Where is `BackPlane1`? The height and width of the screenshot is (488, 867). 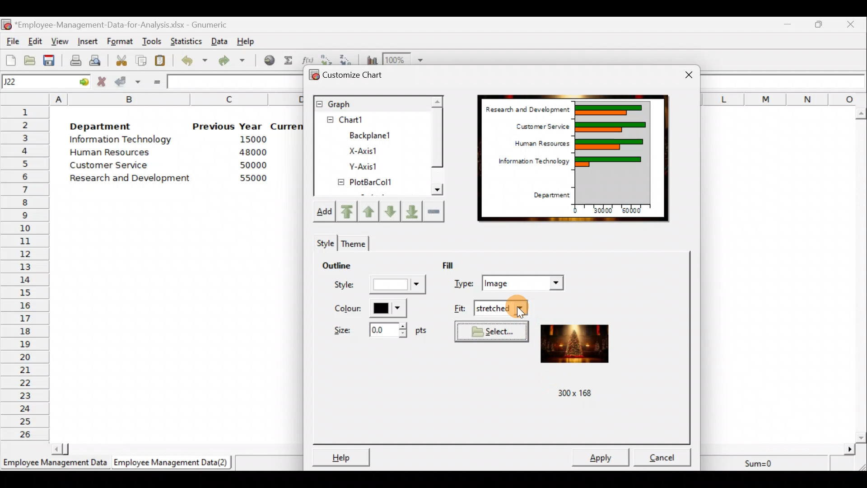 BackPlane1 is located at coordinates (376, 134).